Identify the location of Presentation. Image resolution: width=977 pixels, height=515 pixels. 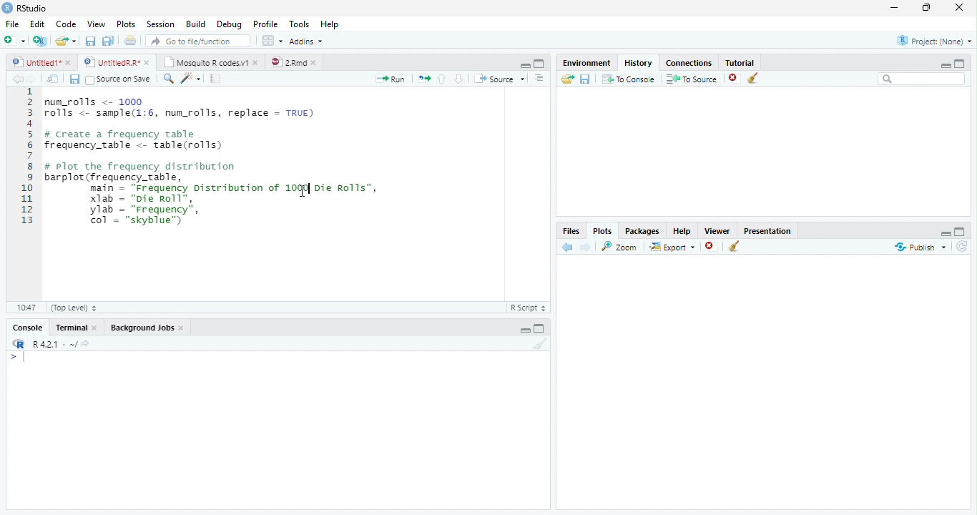
(767, 230).